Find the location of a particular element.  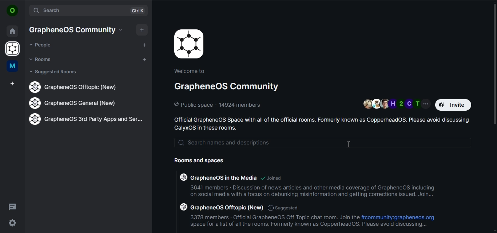

rooms and spaces is located at coordinates (203, 162).